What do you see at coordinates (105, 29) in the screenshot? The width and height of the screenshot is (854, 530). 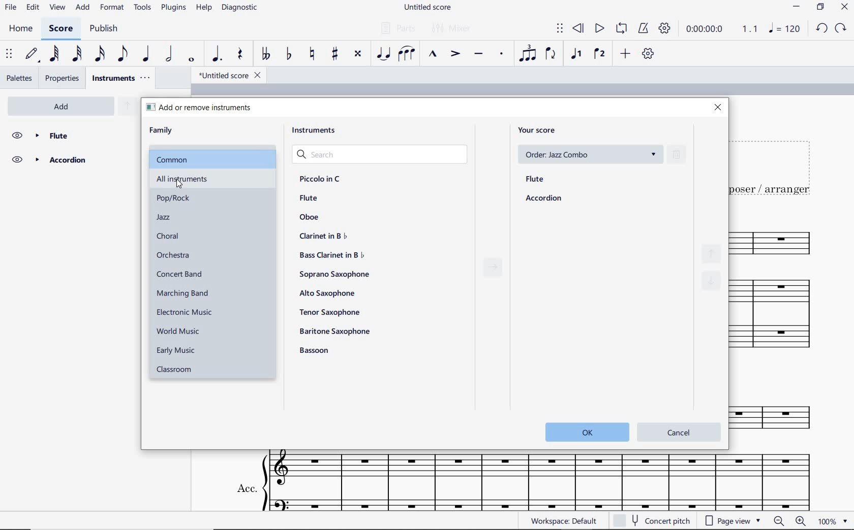 I see `PUBLISH` at bounding box center [105, 29].